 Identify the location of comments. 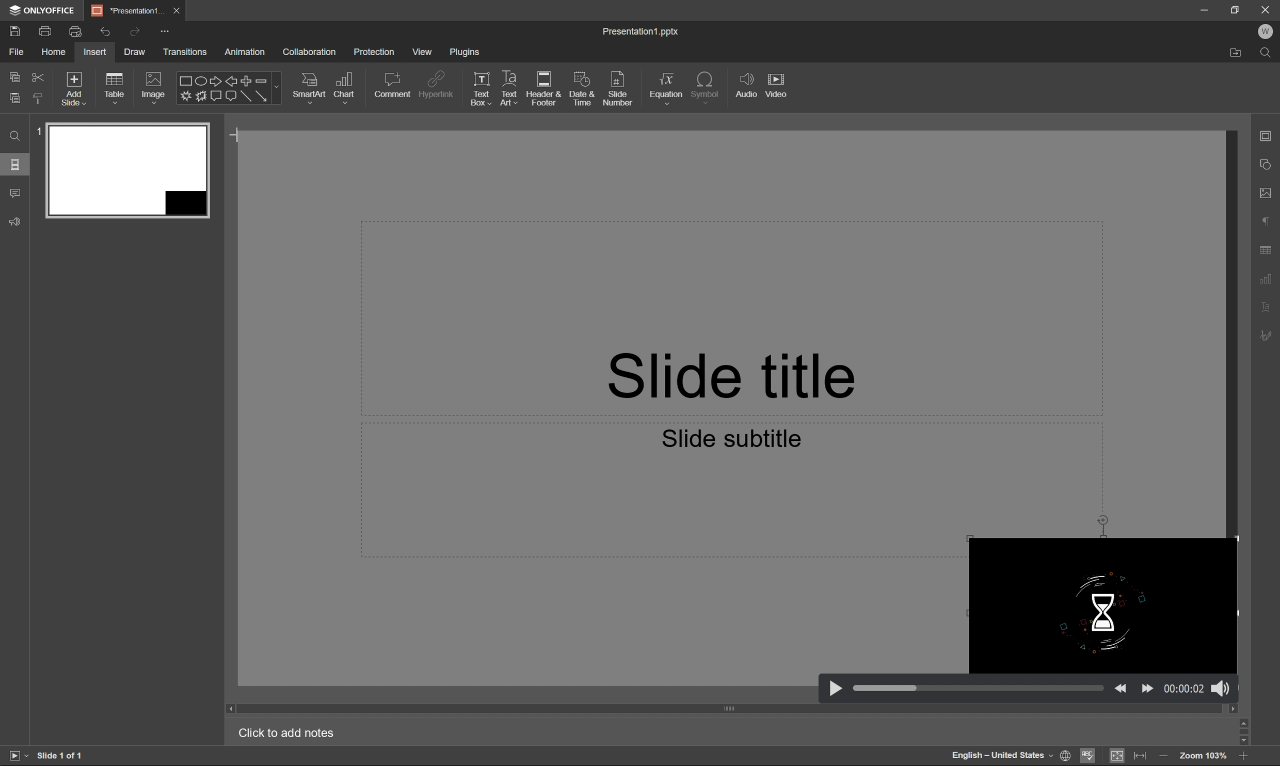
(17, 193).